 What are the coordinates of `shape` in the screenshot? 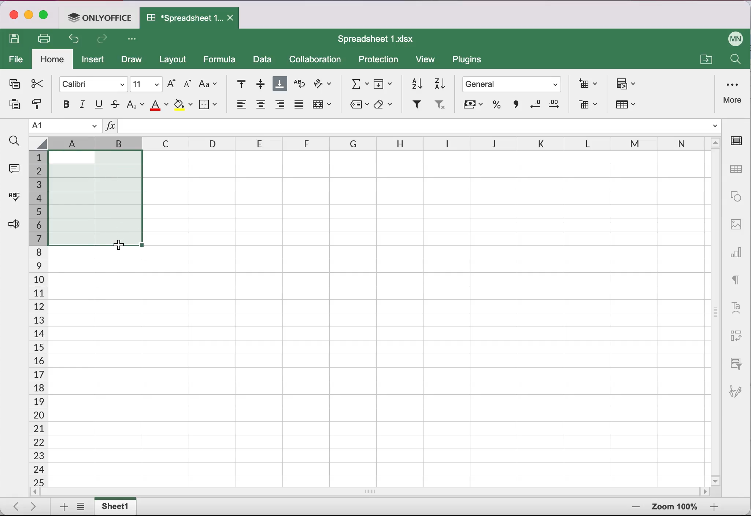 It's located at (736, 196).